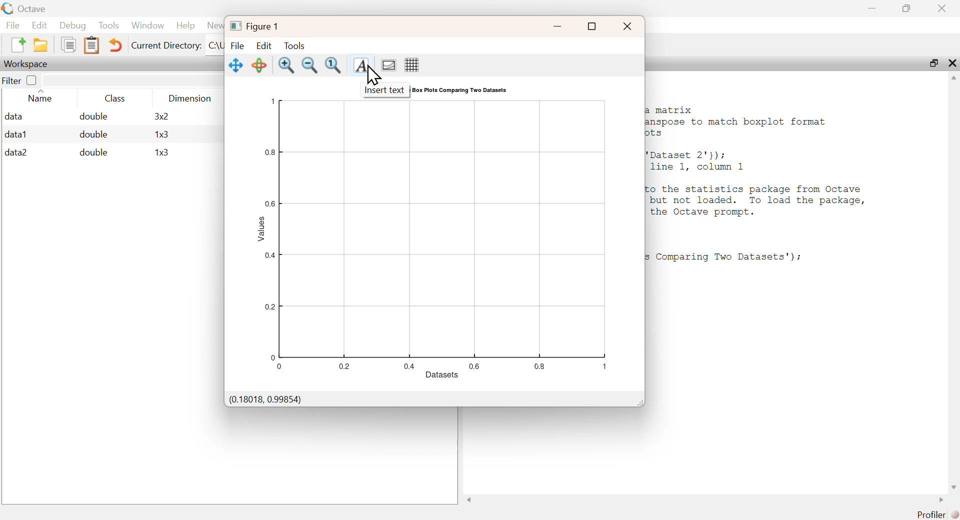 The height and width of the screenshot is (520, 960). What do you see at coordinates (265, 400) in the screenshot?
I see `(0.18018, 0.99854)` at bounding box center [265, 400].